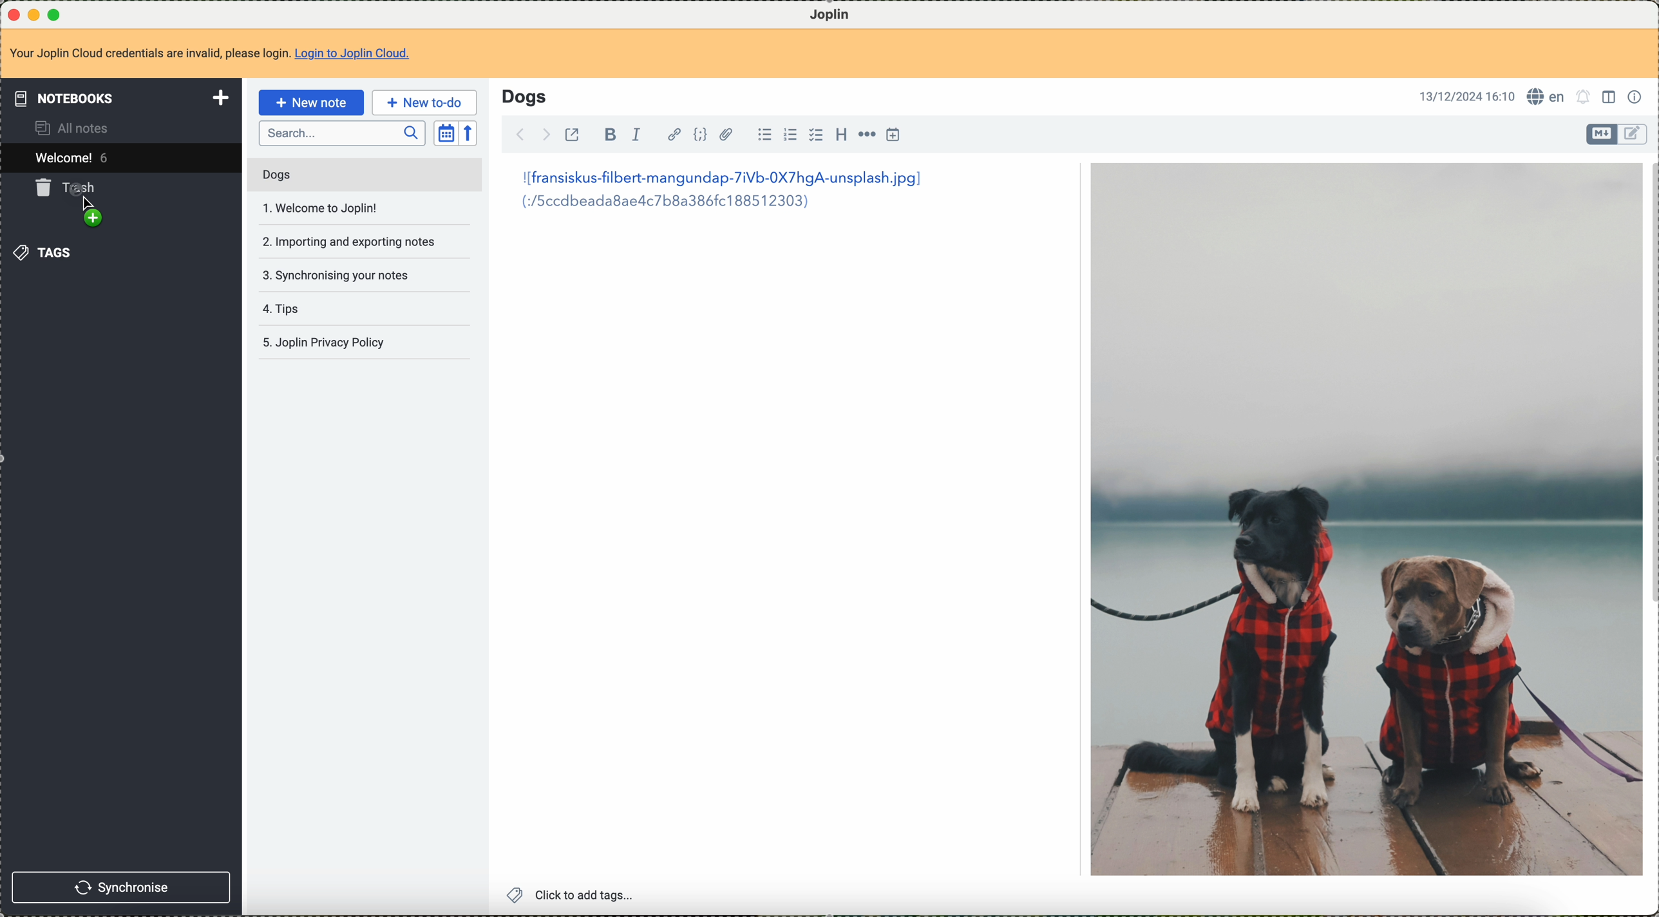 This screenshot has height=917, width=1659. Describe the element at coordinates (1649, 381) in the screenshot. I see `scroll bar` at that location.